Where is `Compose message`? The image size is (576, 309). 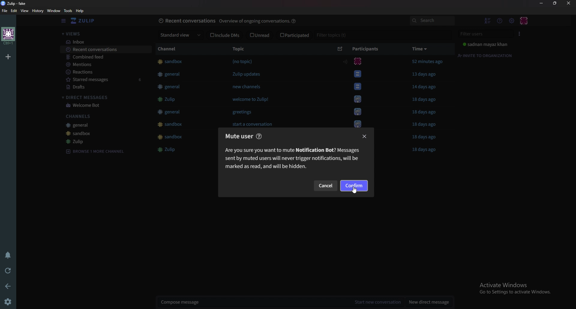
Compose message is located at coordinates (253, 302).